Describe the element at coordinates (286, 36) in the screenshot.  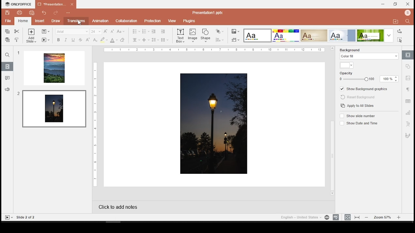
I see `slide style` at that location.